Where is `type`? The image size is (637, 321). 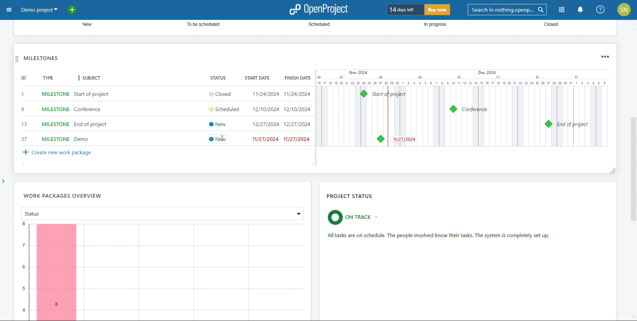
type is located at coordinates (48, 78).